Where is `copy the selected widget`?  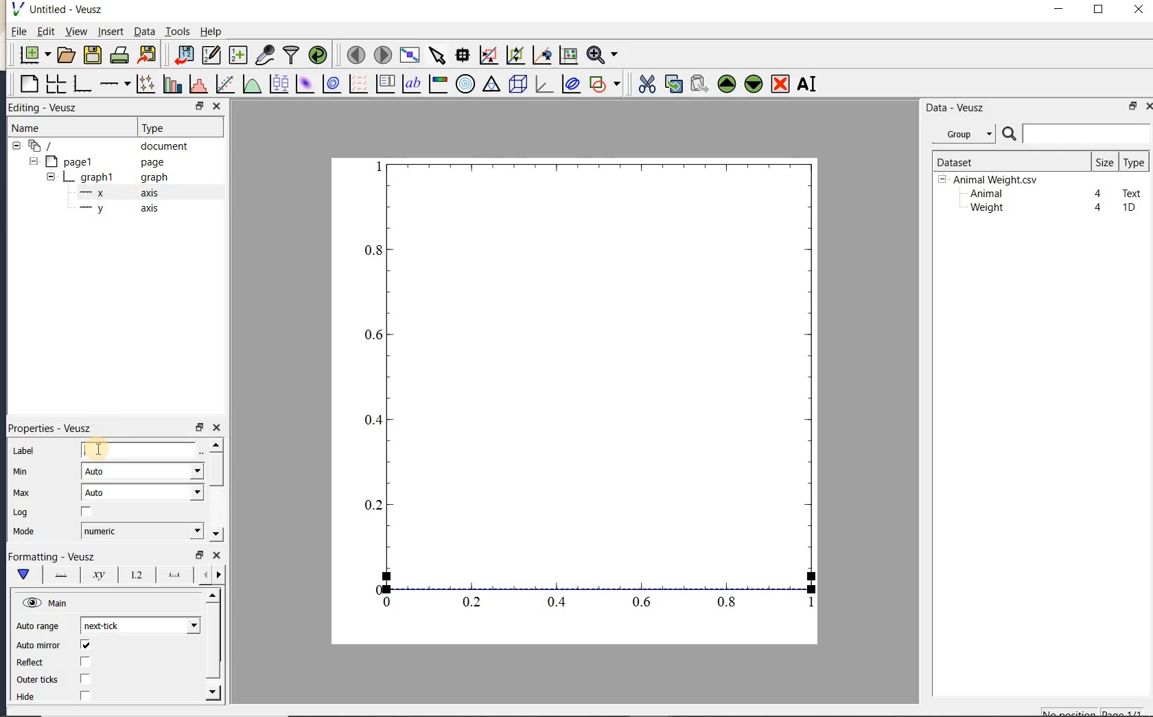 copy the selected widget is located at coordinates (672, 84).